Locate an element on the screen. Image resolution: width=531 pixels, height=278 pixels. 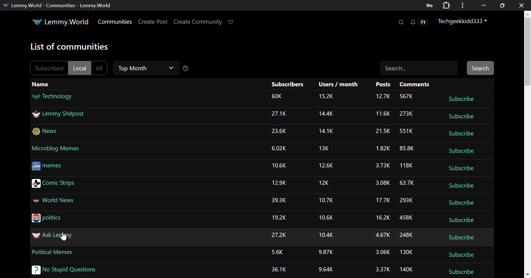
Subscribe is located at coordinates (461, 238).